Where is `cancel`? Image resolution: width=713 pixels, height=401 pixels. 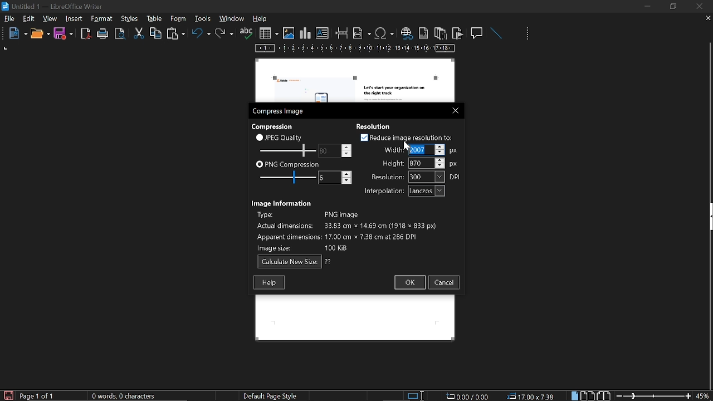 cancel is located at coordinates (445, 282).